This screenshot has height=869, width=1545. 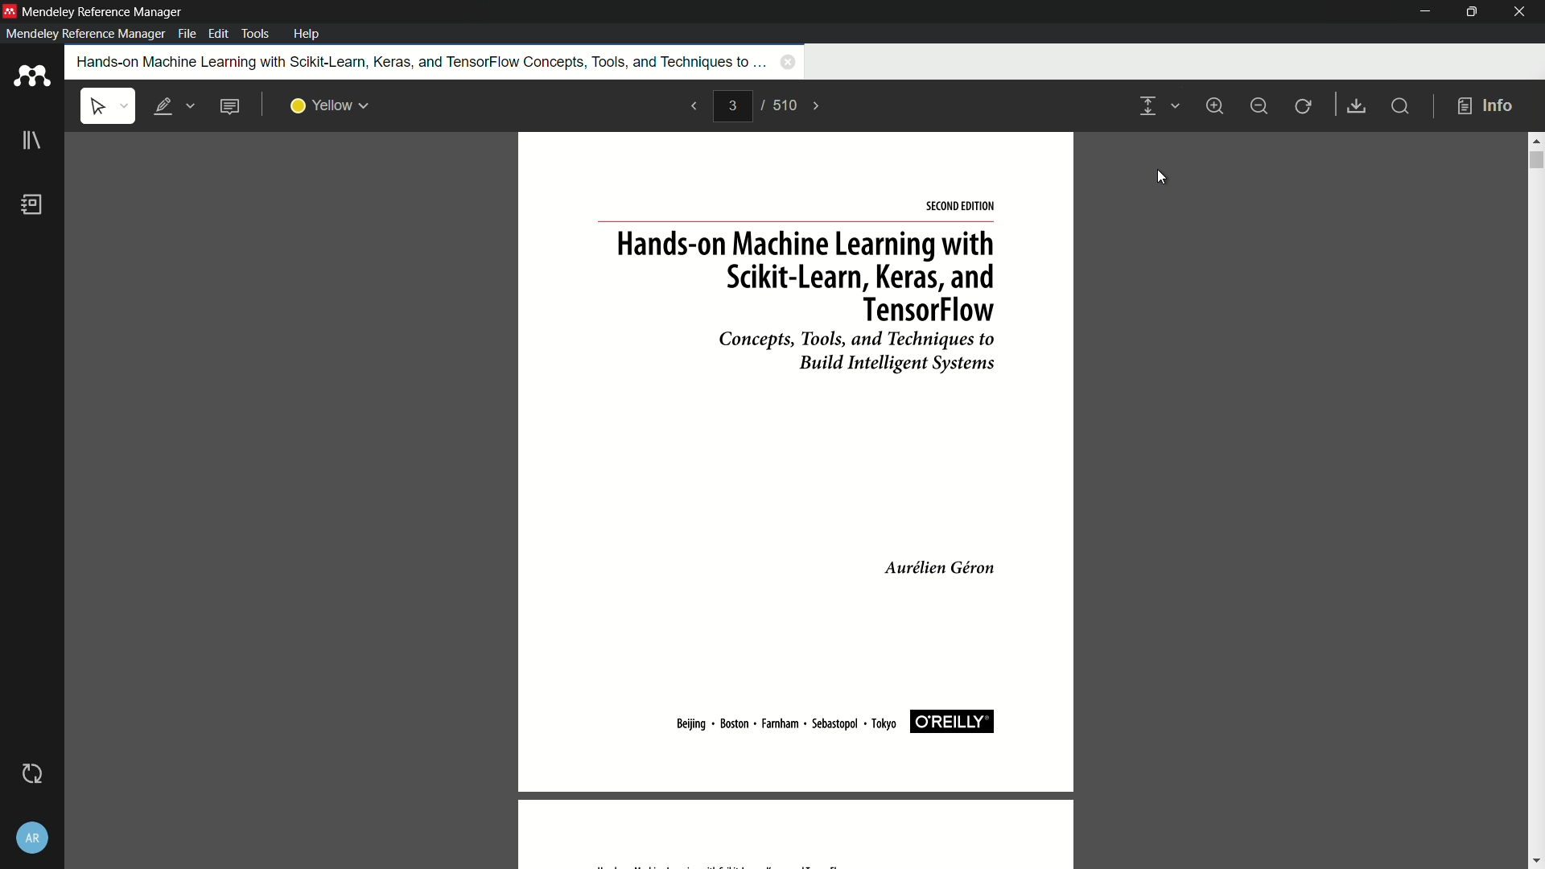 I want to click on close app, so click(x=1521, y=12).